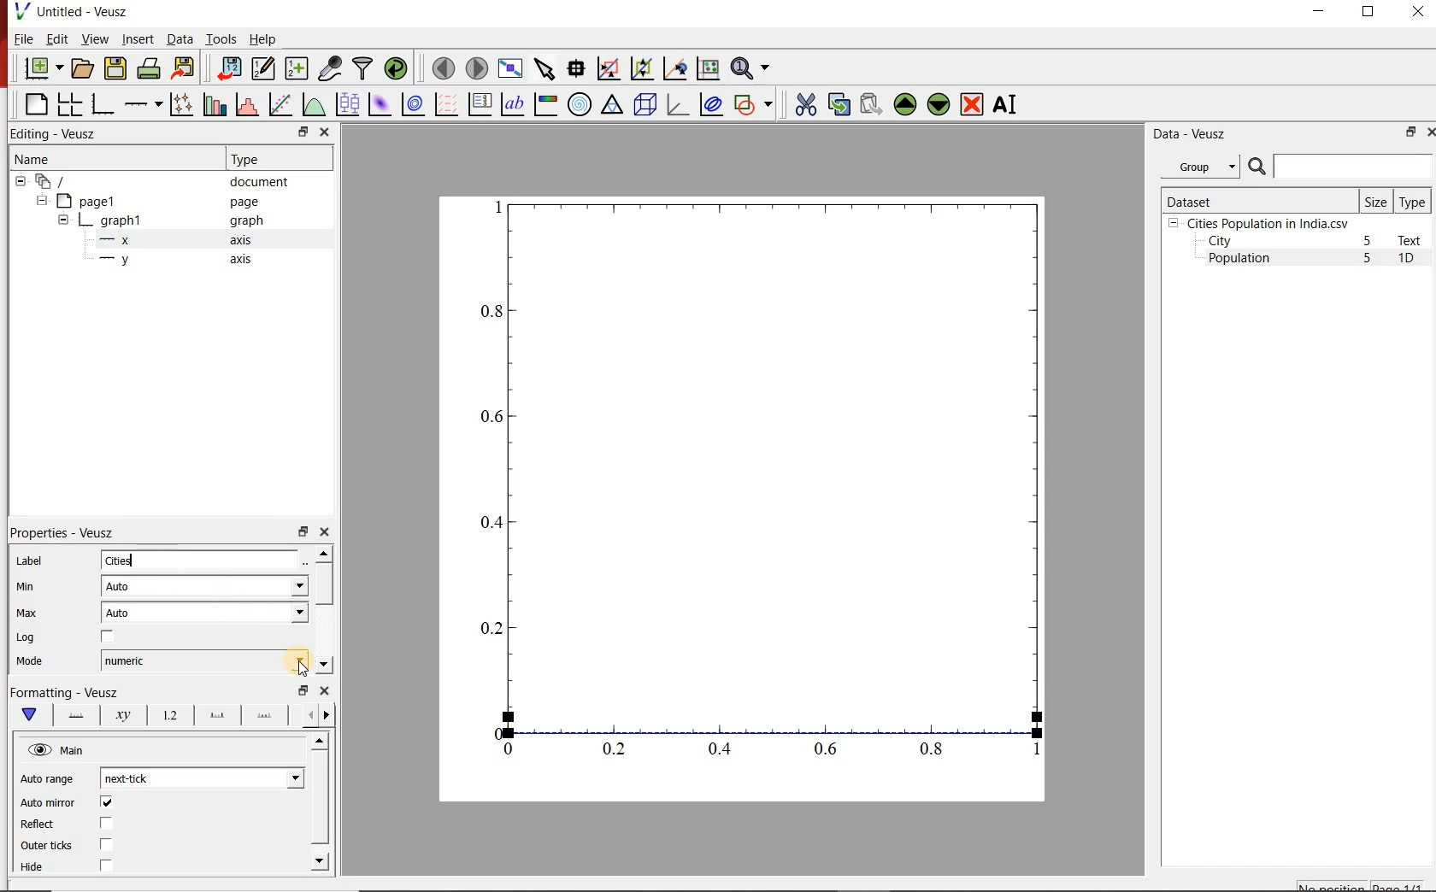  I want to click on export to graphics format, so click(184, 69).